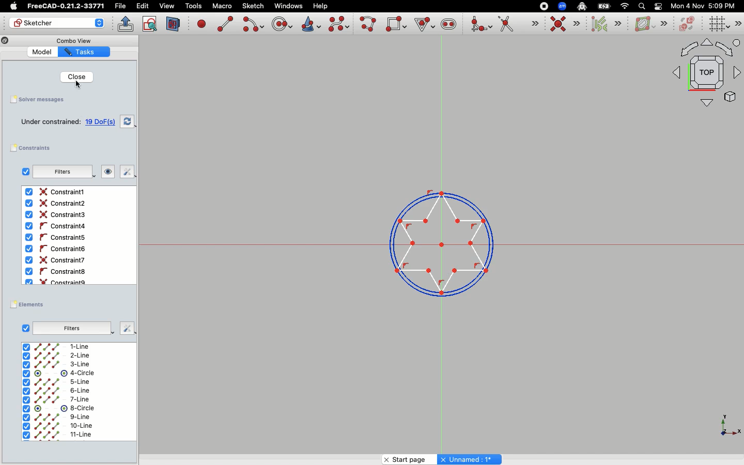  I want to click on 6-line, so click(56, 391).